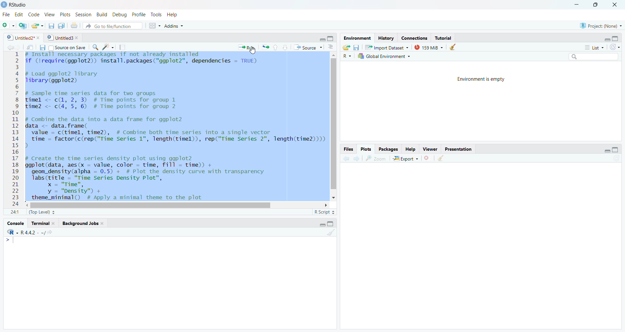 This screenshot has width=625, height=332. What do you see at coordinates (38, 26) in the screenshot?
I see `Open existing file` at bounding box center [38, 26].